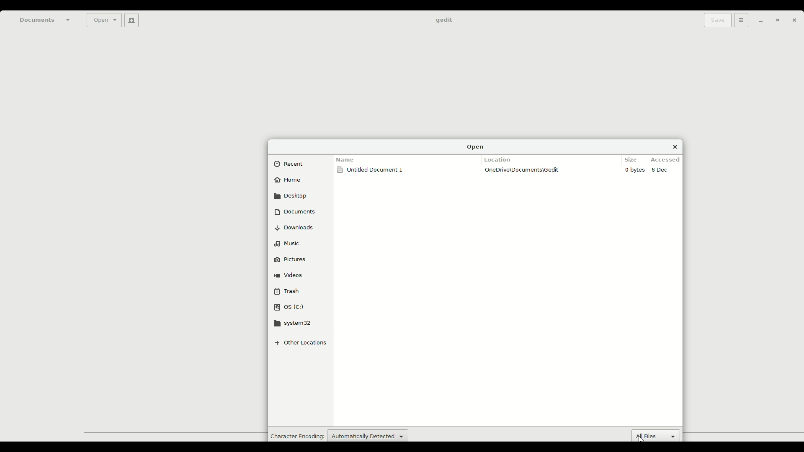 The image size is (804, 452). What do you see at coordinates (524, 170) in the screenshot?
I see `OneDrive/Documents/Gedit` at bounding box center [524, 170].